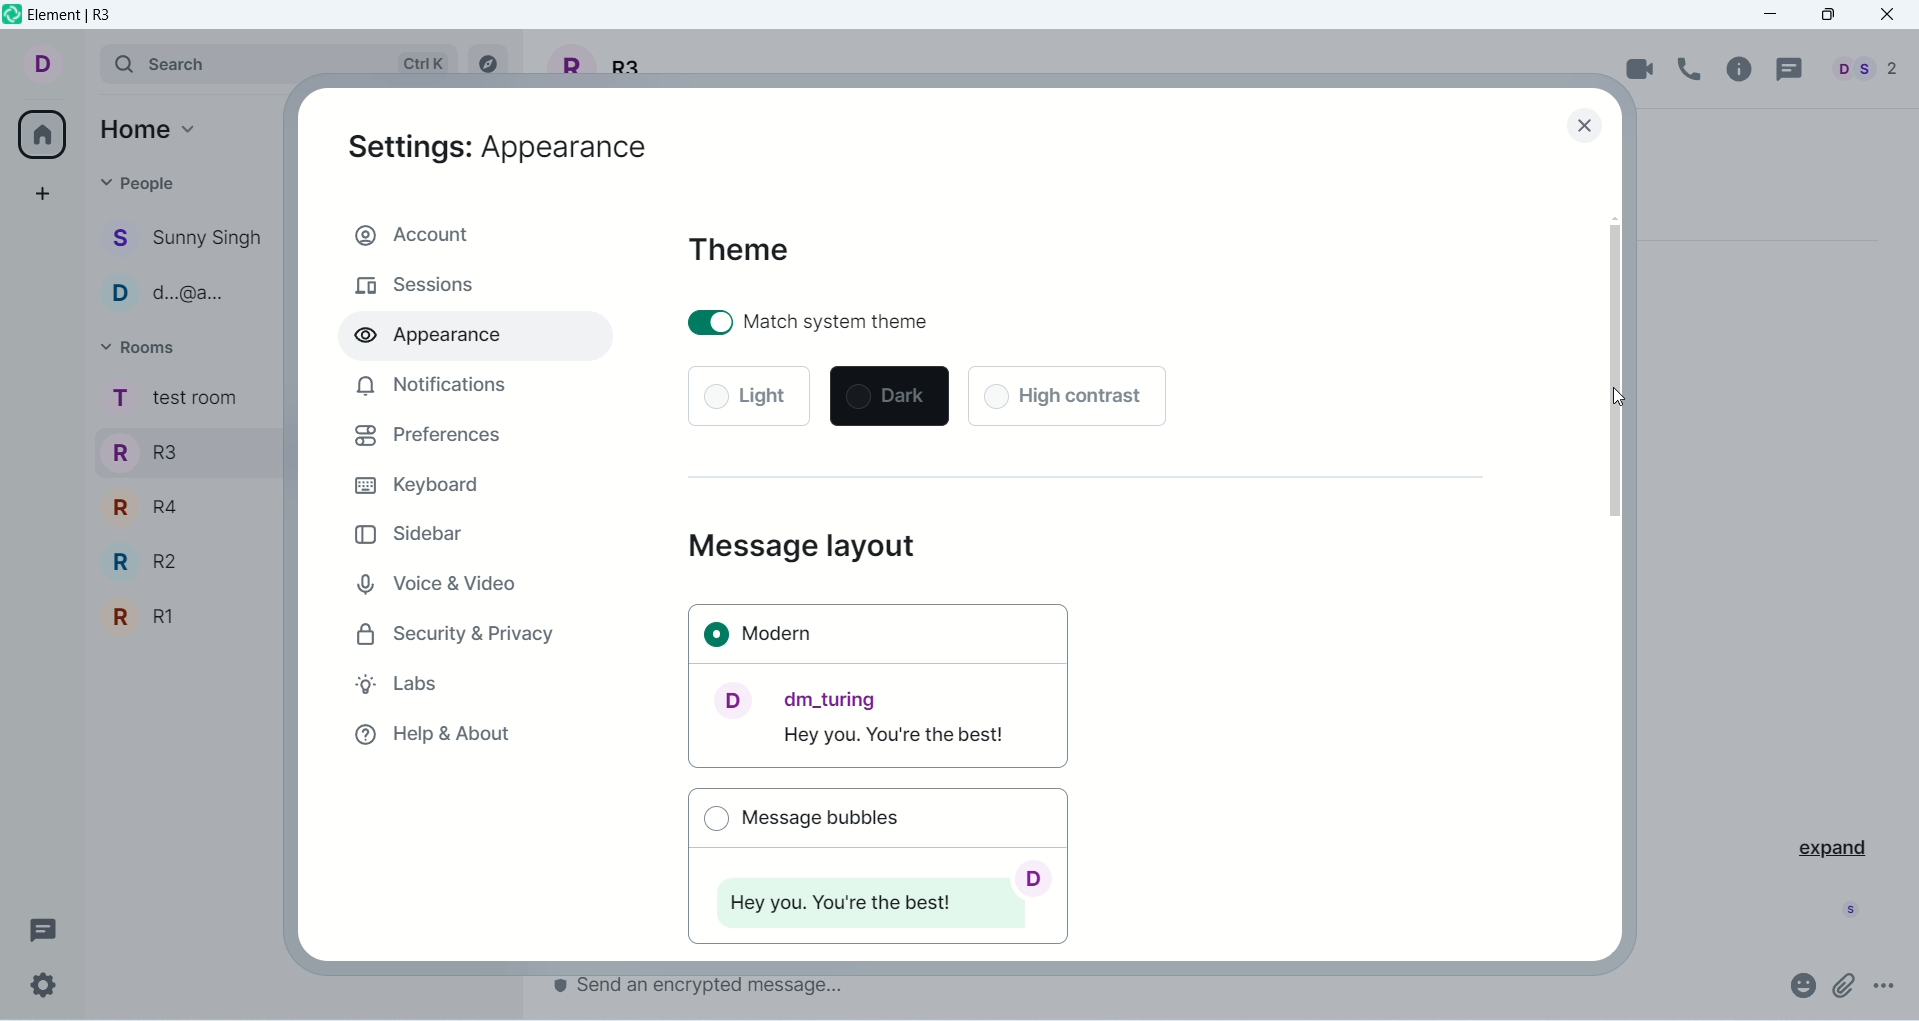 Image resolution: width=1919 pixels, height=1021 pixels. What do you see at coordinates (1830, 846) in the screenshot?
I see `expand` at bounding box center [1830, 846].